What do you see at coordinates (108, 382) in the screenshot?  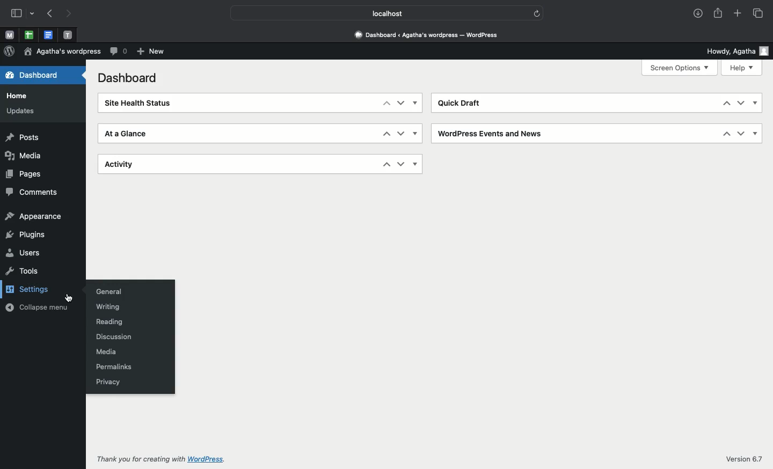 I see `Privacy` at bounding box center [108, 382].